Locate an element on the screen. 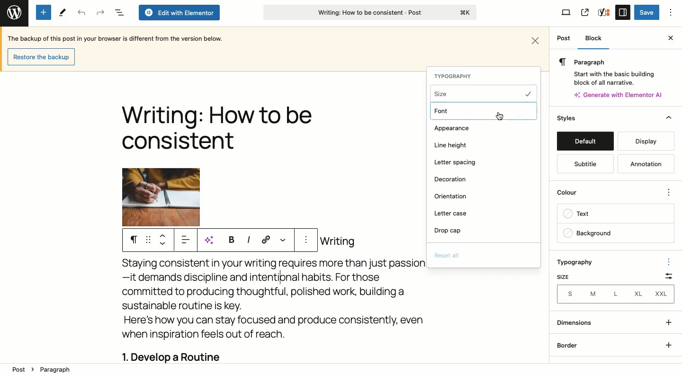  Letter case is located at coordinates (453, 213).